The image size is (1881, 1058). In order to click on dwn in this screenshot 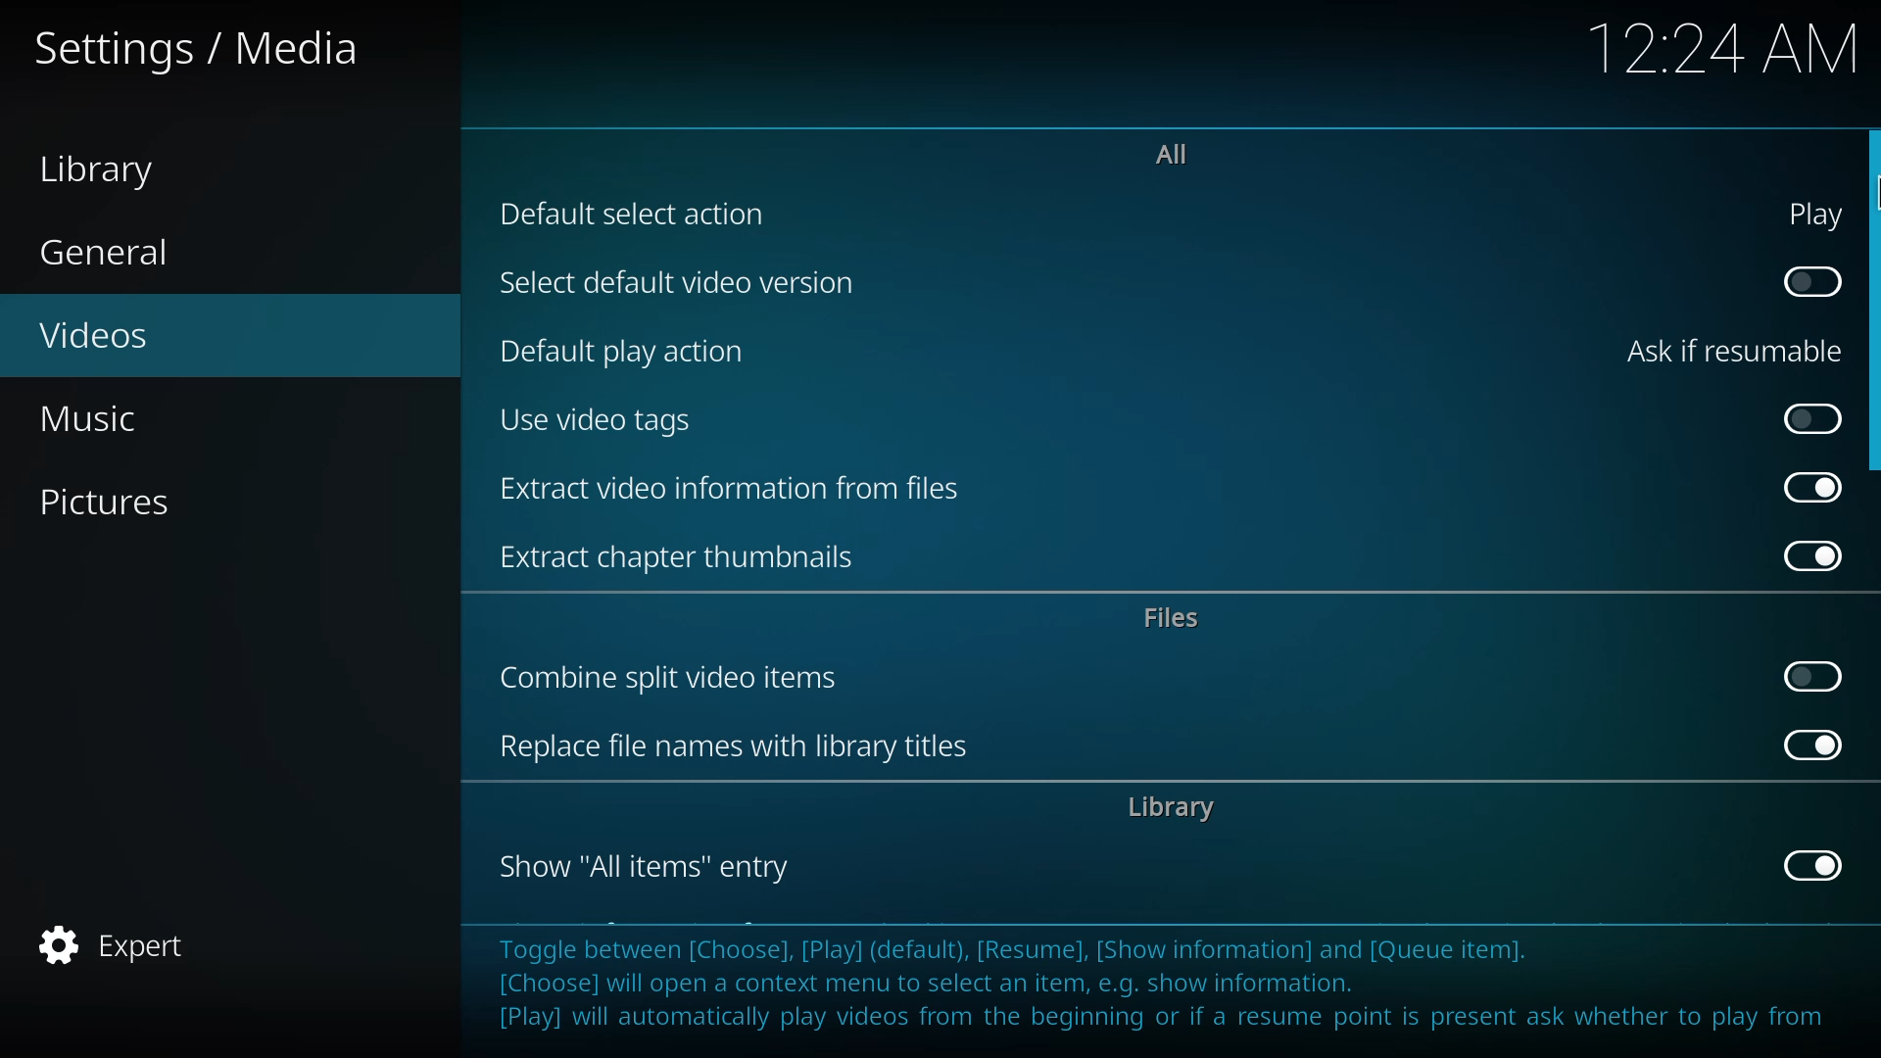, I will do `click(1875, 299)`.